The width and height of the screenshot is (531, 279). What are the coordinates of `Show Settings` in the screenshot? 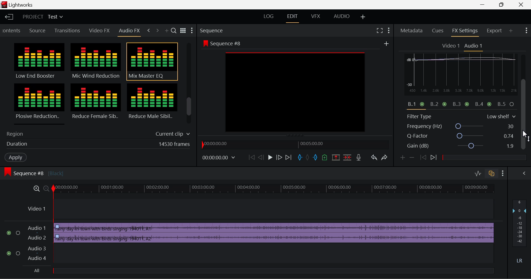 It's located at (389, 30).